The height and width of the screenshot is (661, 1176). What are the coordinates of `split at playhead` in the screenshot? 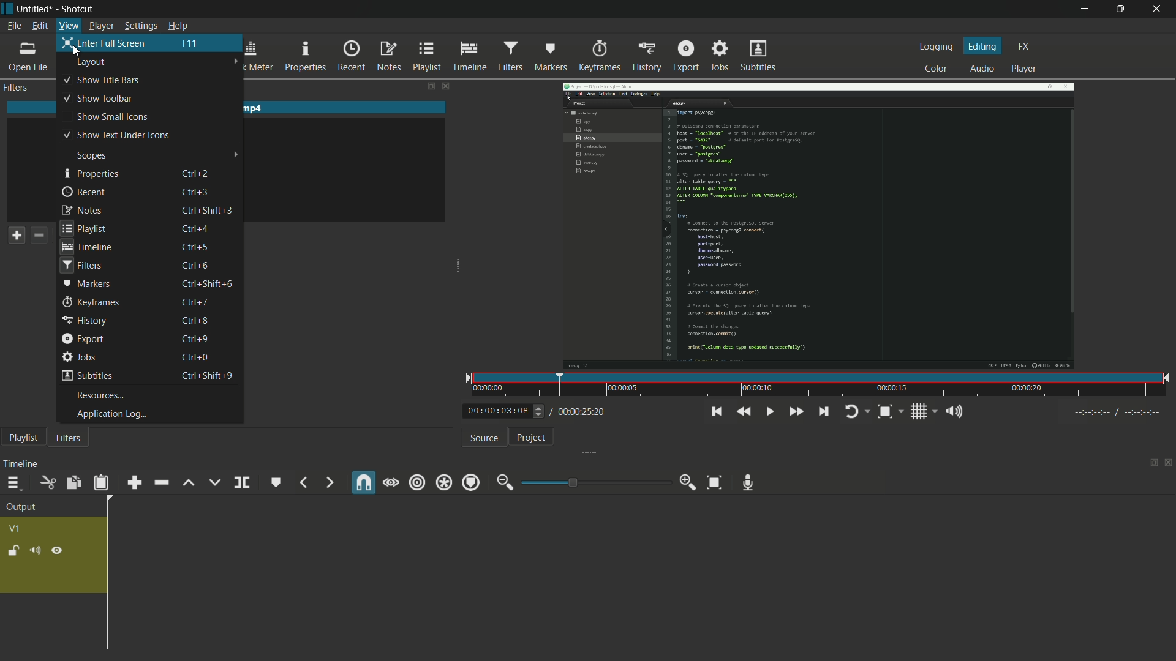 It's located at (241, 483).